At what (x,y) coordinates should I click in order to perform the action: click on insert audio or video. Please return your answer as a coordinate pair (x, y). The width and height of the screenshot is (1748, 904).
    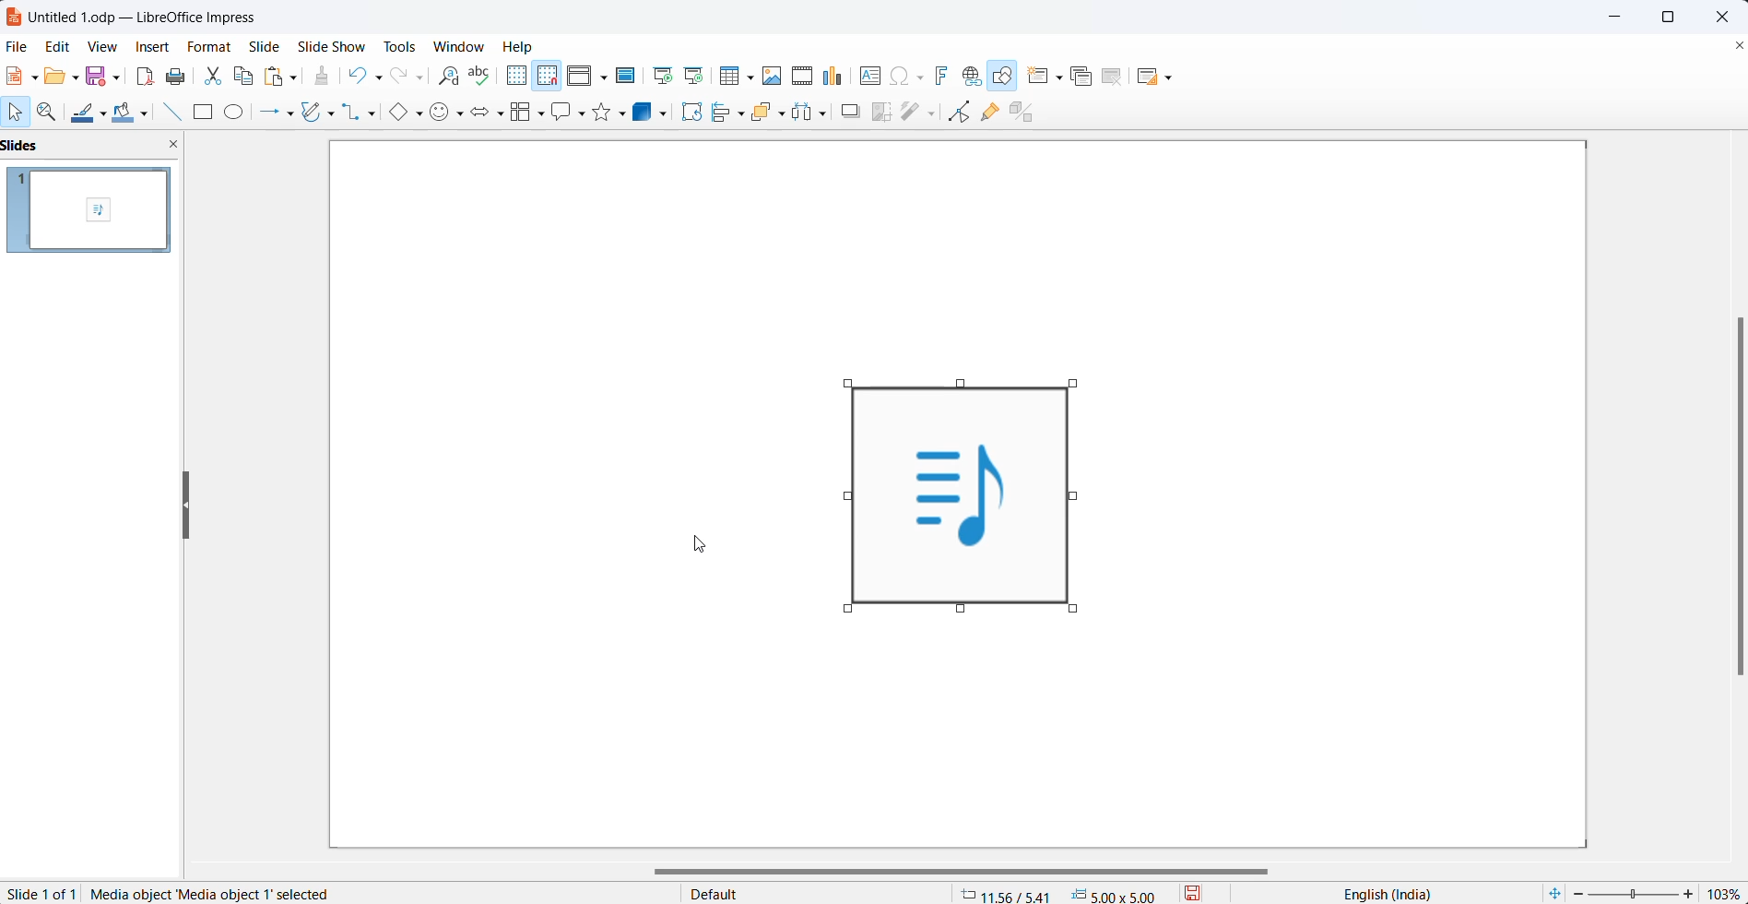
    Looking at the image, I should click on (801, 74).